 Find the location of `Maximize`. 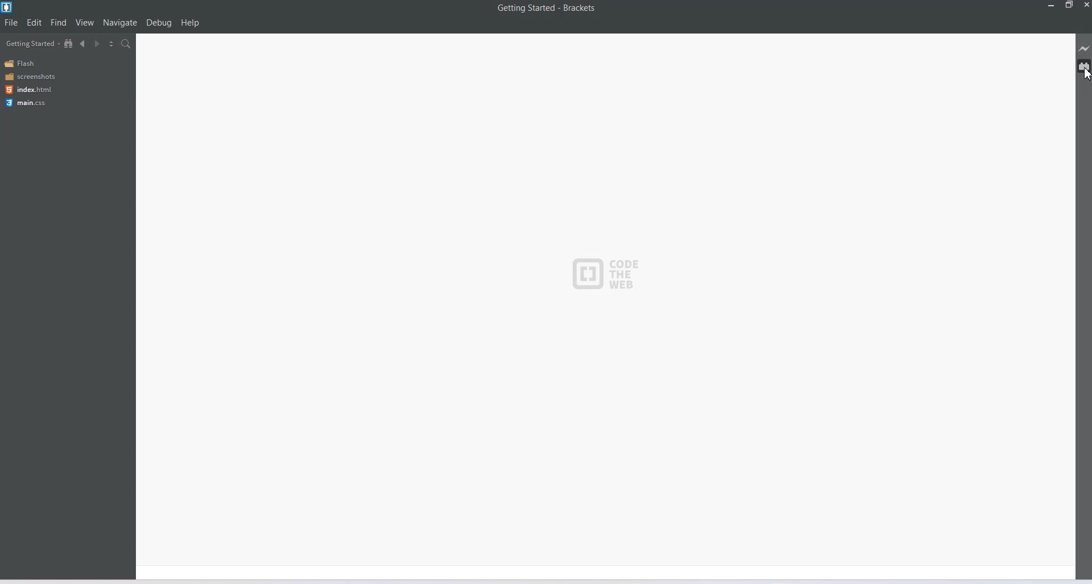

Maximize is located at coordinates (1069, 5).